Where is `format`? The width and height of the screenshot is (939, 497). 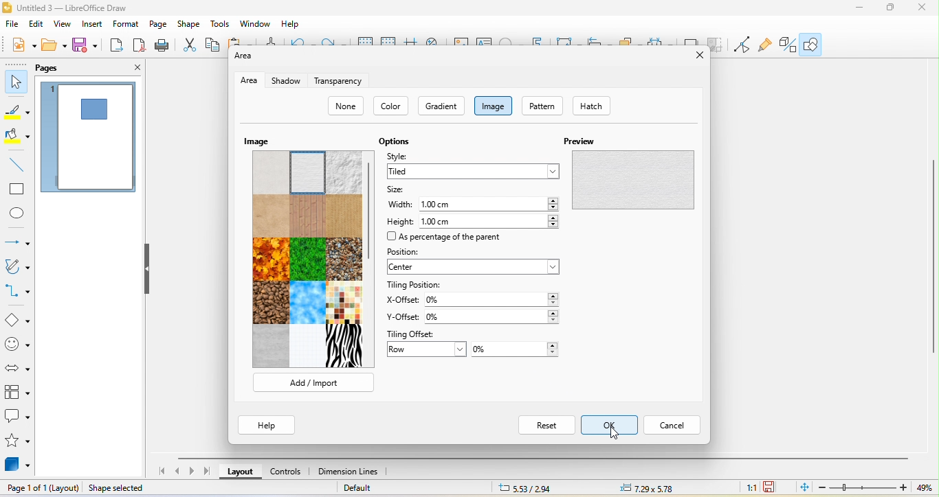 format is located at coordinates (126, 23).